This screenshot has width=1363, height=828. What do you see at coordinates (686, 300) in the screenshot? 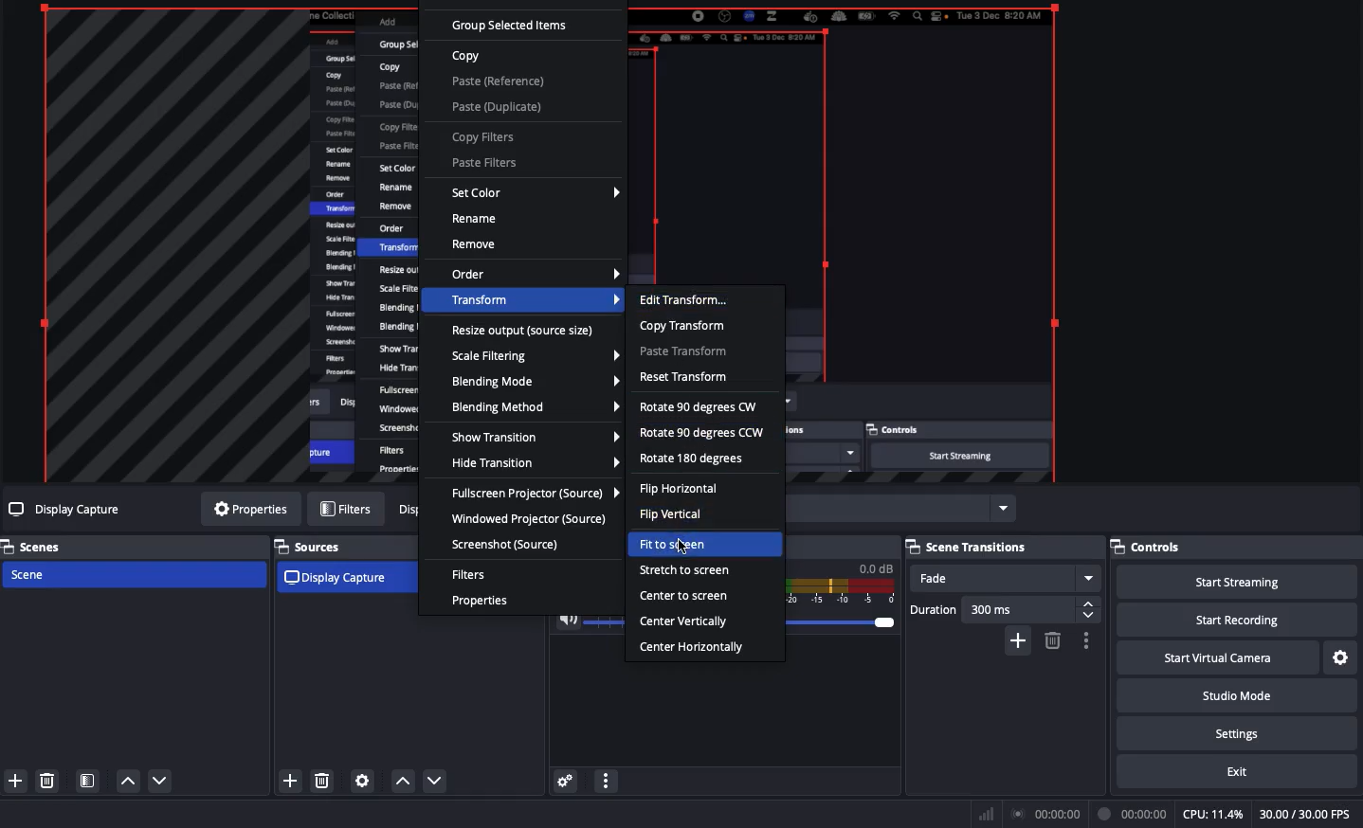
I see `edit transform` at bounding box center [686, 300].